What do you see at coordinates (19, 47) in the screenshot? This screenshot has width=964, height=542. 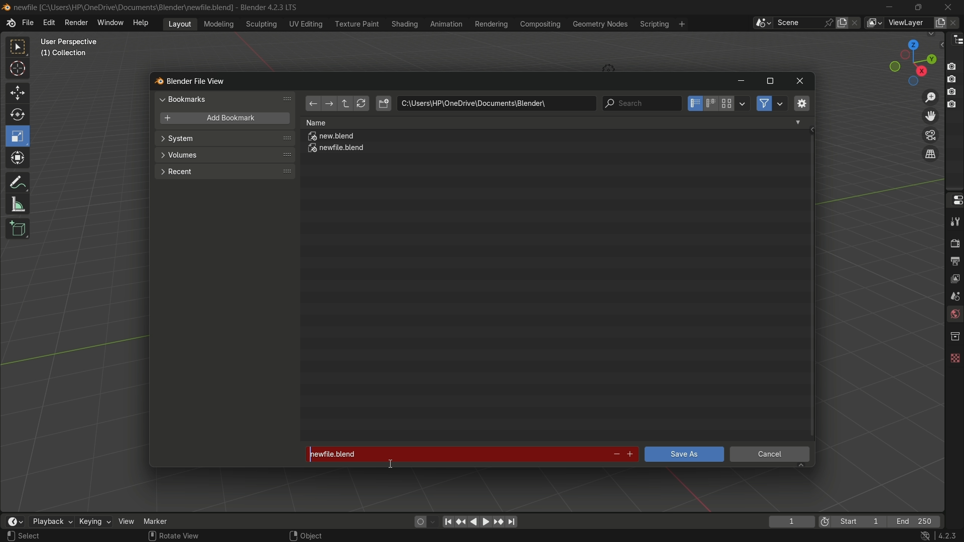 I see `select box` at bounding box center [19, 47].